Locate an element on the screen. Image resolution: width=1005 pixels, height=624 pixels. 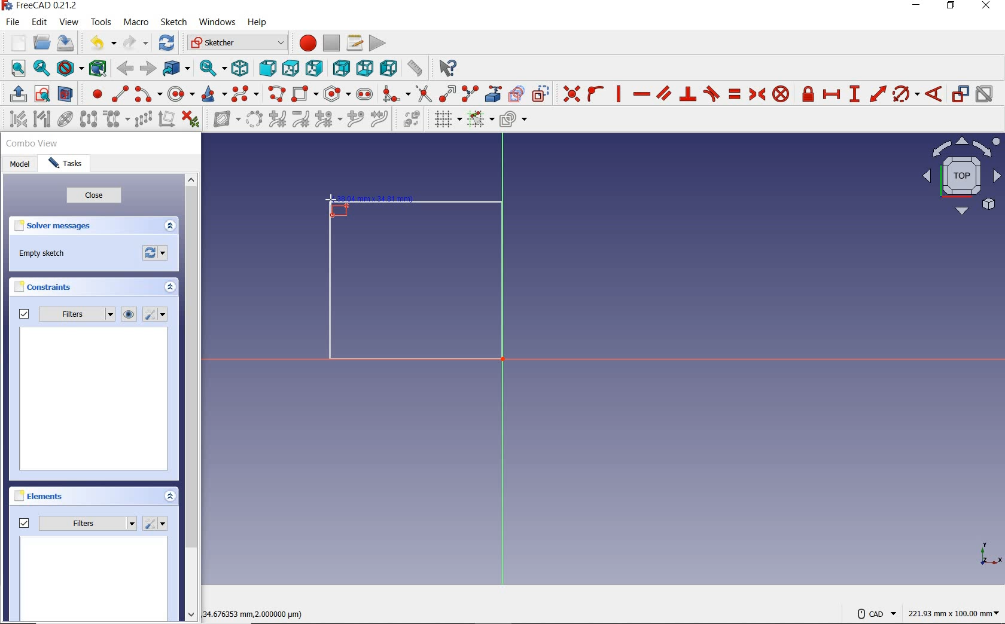
empty sketch is located at coordinates (45, 255).